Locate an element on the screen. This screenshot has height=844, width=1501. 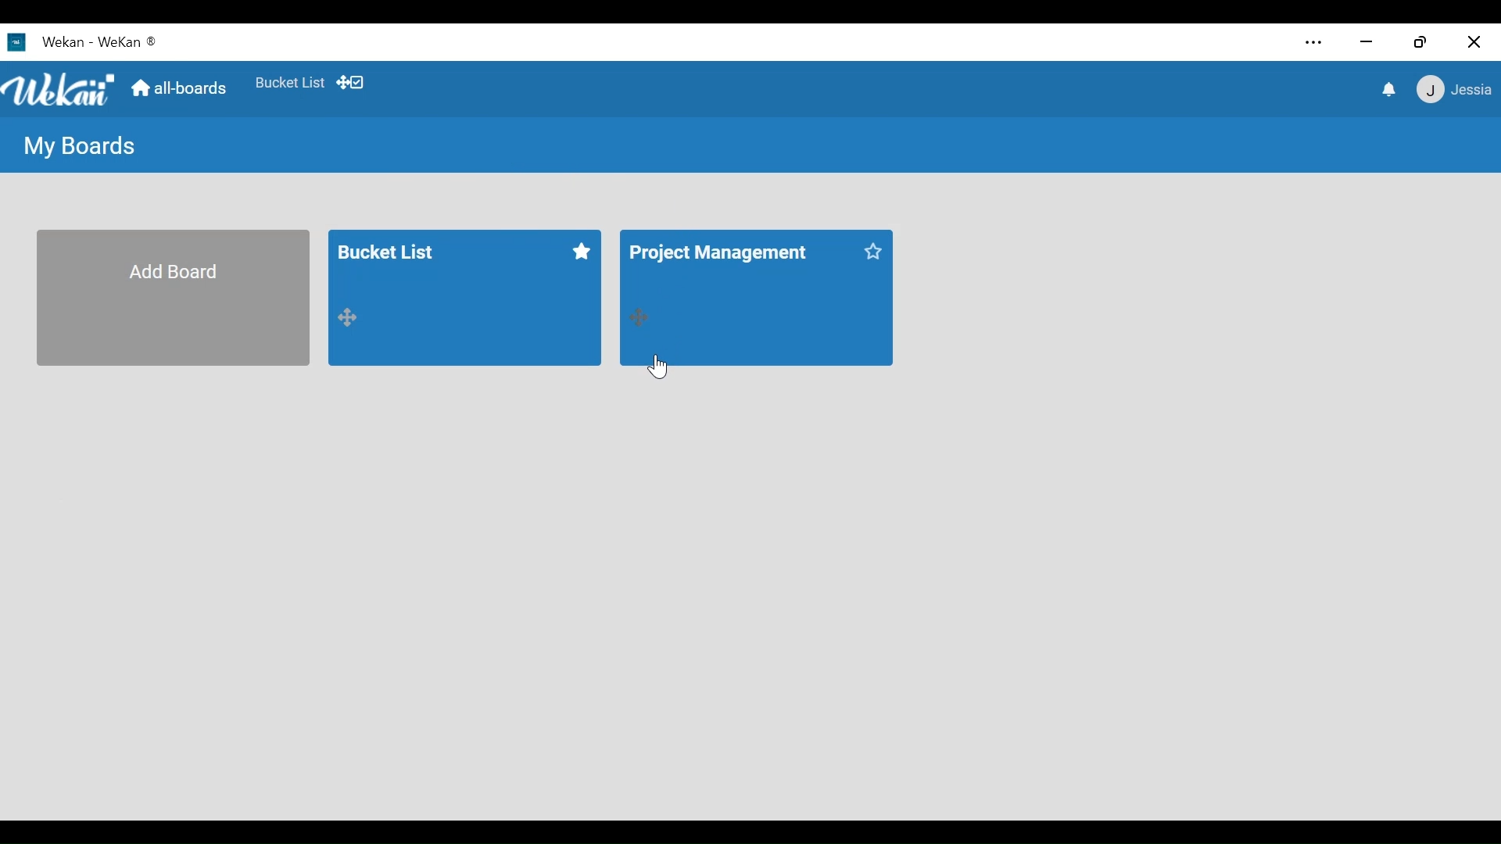
Wekan logo is located at coordinates (61, 92).